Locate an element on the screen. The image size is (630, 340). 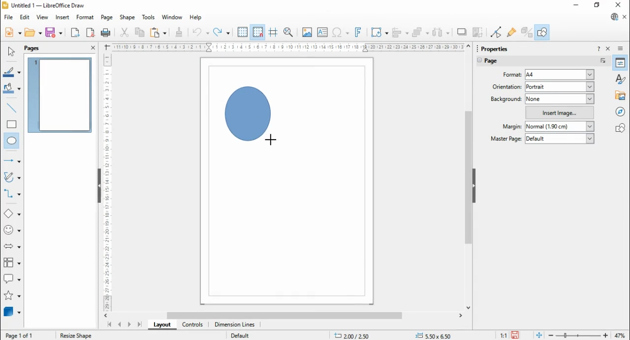
save is located at coordinates (516, 335).